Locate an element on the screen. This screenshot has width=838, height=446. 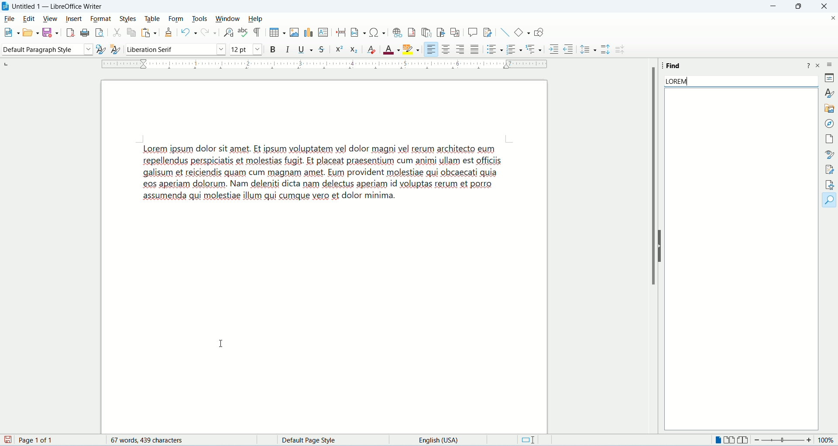
insert line is located at coordinates (505, 33).